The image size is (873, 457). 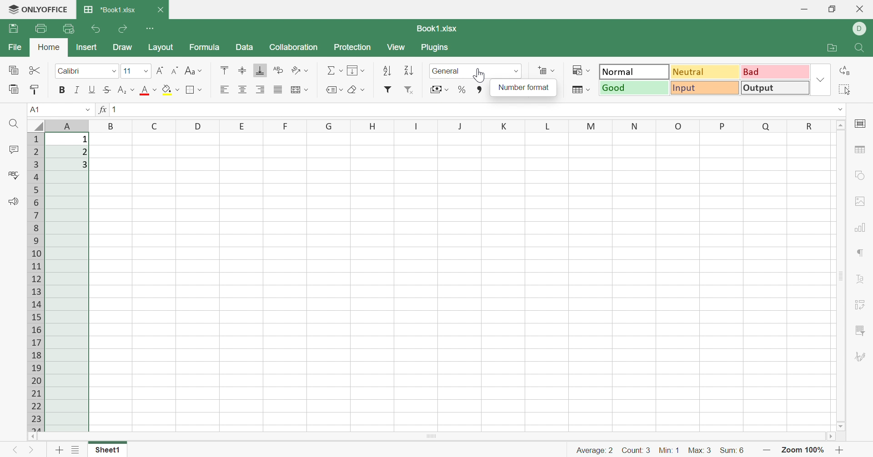 I want to click on Drop down, so click(x=87, y=109).